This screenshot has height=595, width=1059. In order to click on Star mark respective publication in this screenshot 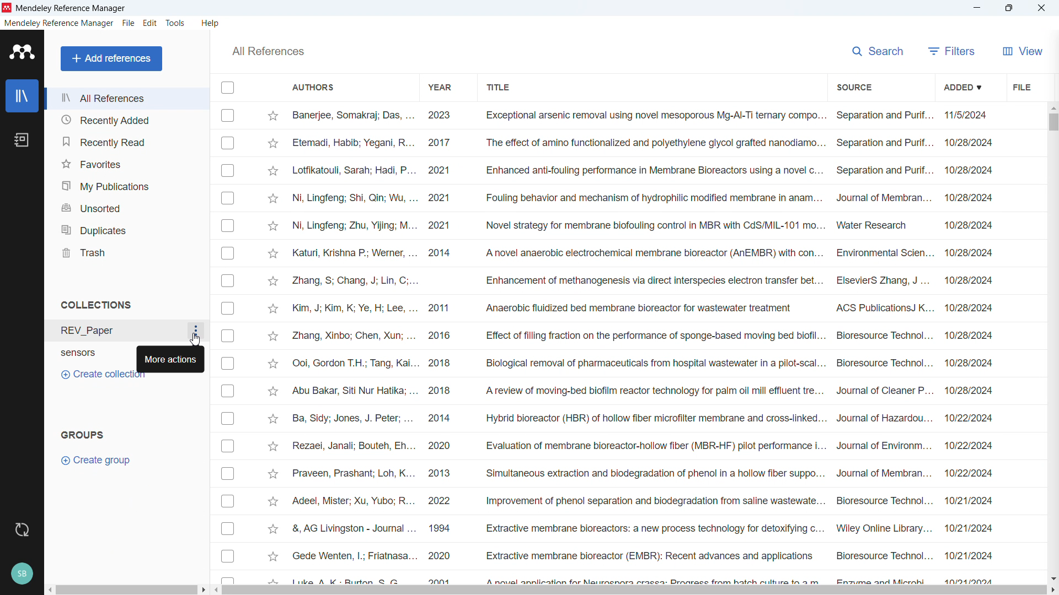, I will do `click(273, 144)`.